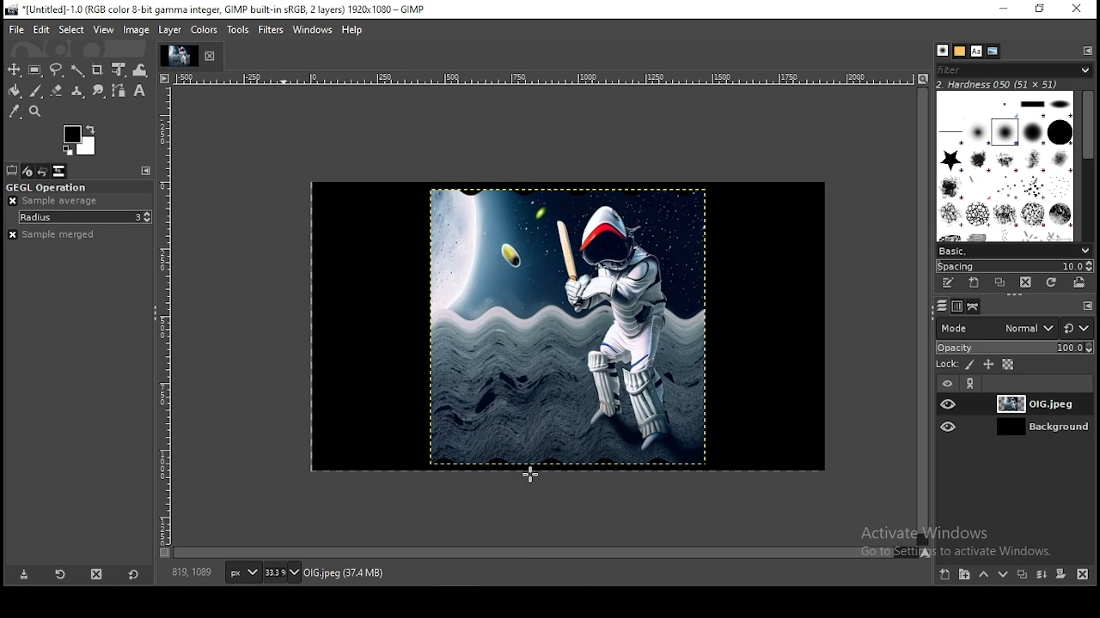 The image size is (1100, 618). What do you see at coordinates (1028, 427) in the screenshot?
I see `layer 1` at bounding box center [1028, 427].